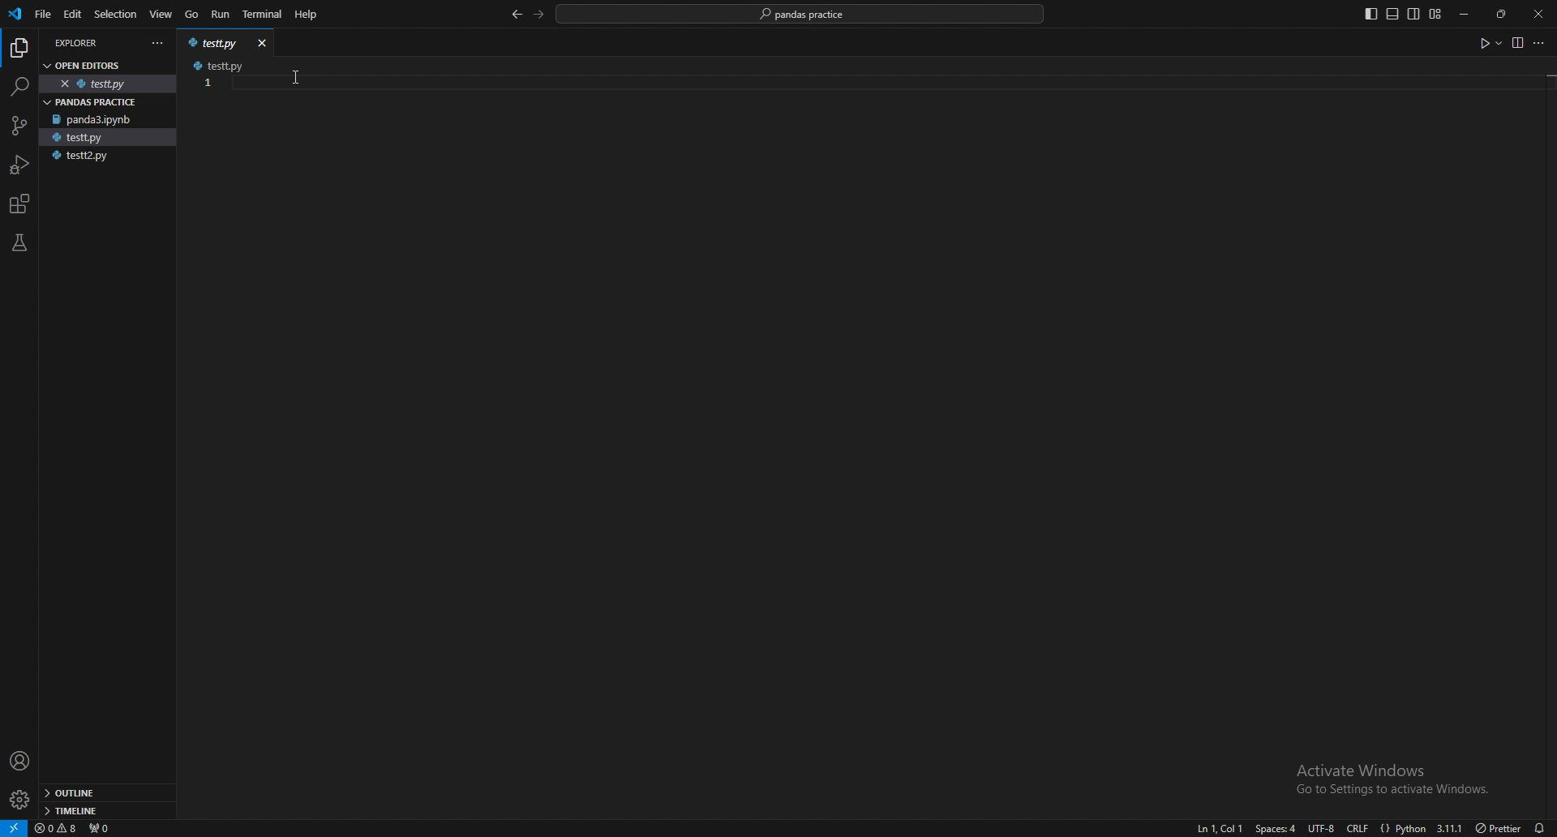 The height and width of the screenshot is (837, 1557). I want to click on scale, so click(208, 97).